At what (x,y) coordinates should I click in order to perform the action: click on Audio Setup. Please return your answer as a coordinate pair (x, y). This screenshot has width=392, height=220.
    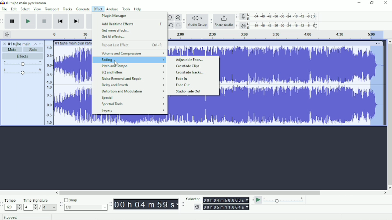
    Looking at the image, I should click on (197, 21).